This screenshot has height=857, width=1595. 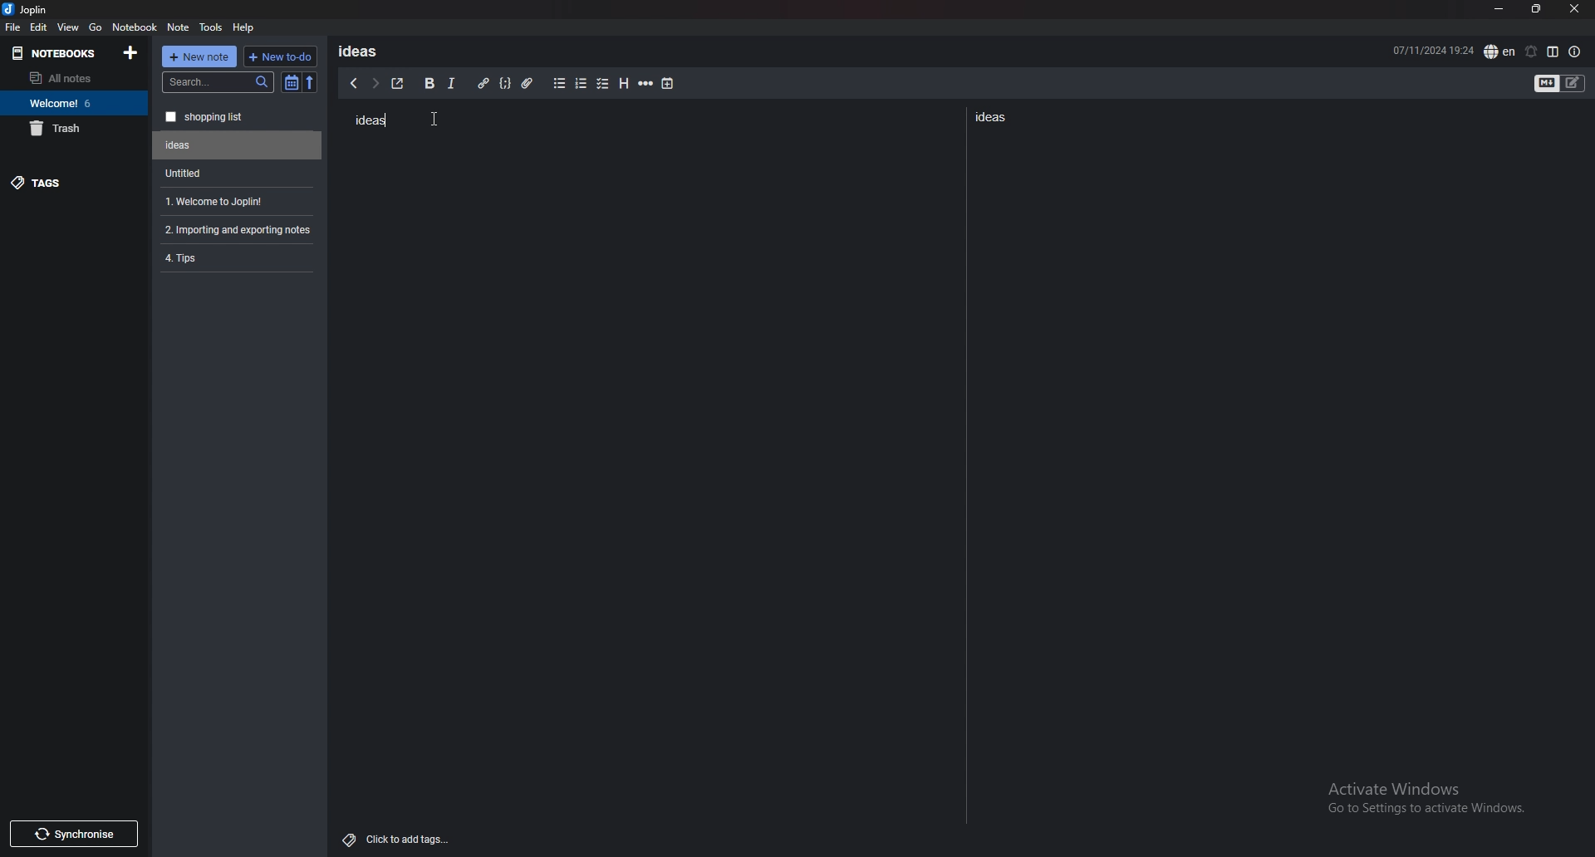 I want to click on checkbox, so click(x=603, y=85).